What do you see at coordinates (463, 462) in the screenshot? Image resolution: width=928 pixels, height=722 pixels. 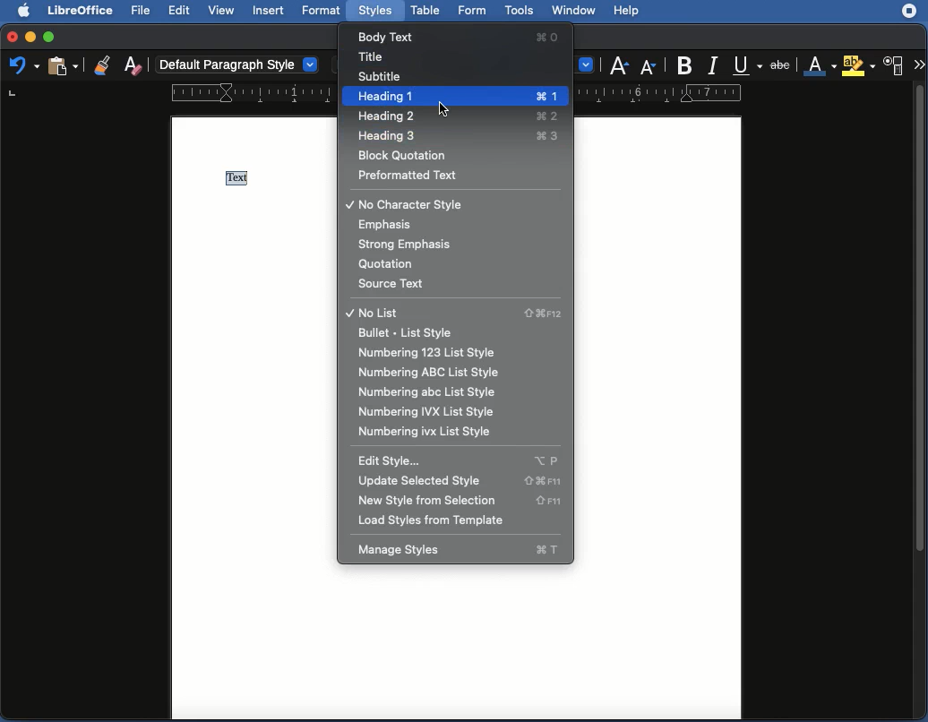 I see `Edit style` at bounding box center [463, 462].